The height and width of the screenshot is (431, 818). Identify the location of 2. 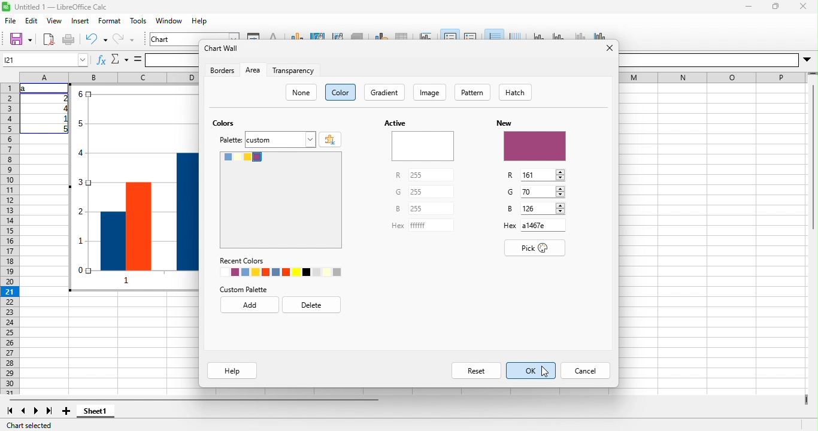
(63, 98).